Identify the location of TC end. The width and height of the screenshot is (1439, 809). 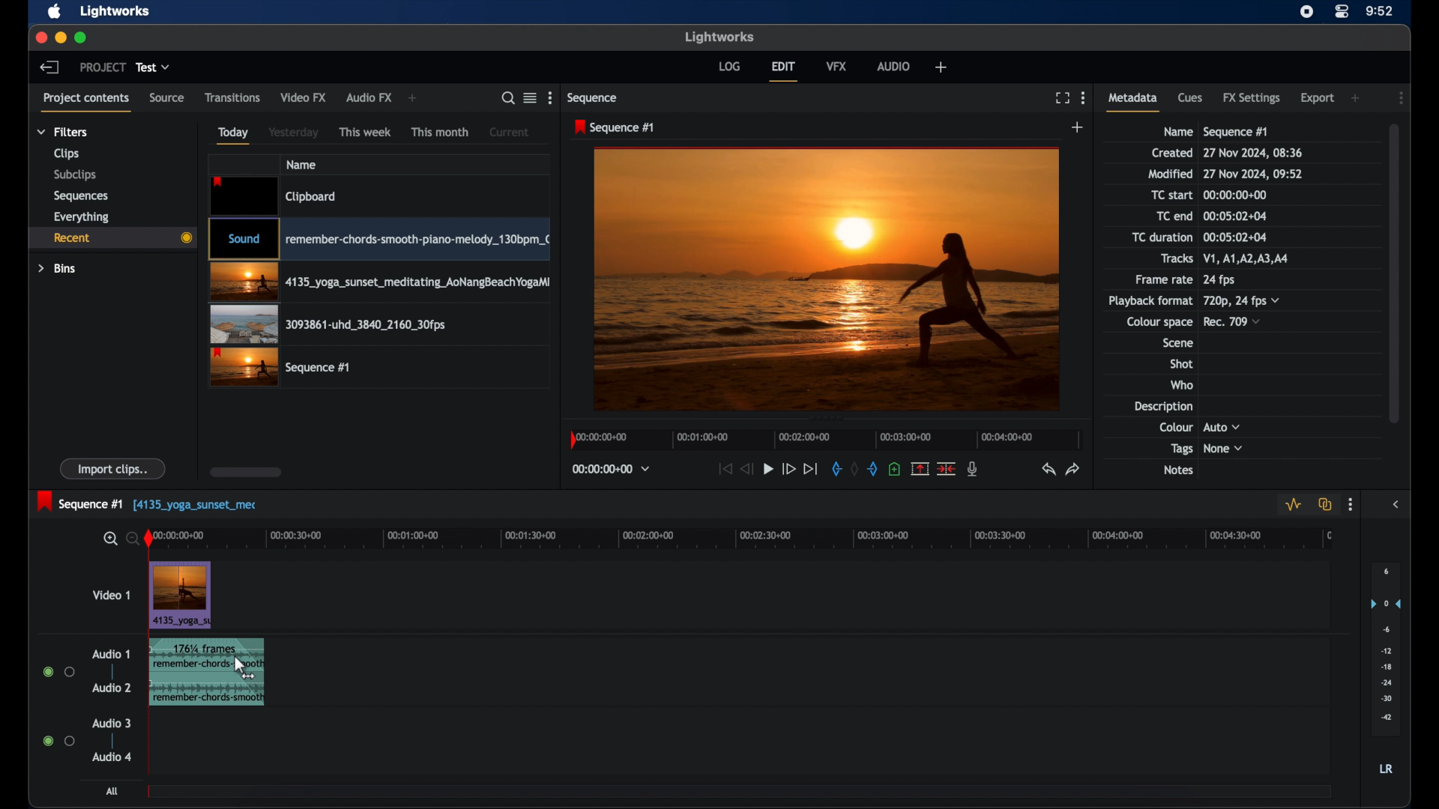
(1165, 216).